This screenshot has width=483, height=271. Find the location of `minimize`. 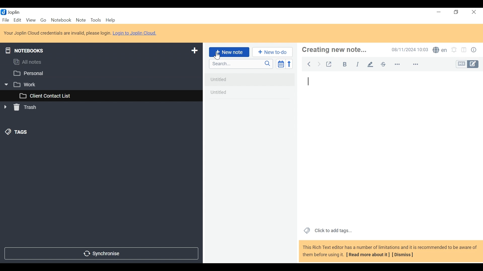

minimize is located at coordinates (437, 12).